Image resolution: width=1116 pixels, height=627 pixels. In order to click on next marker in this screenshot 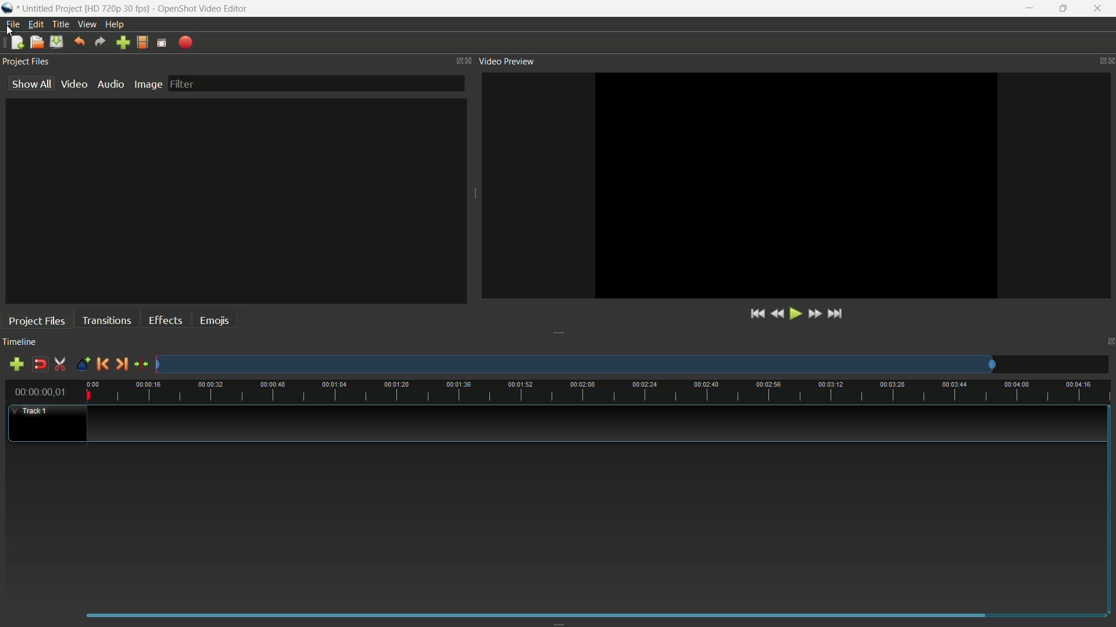, I will do `click(121, 364)`.